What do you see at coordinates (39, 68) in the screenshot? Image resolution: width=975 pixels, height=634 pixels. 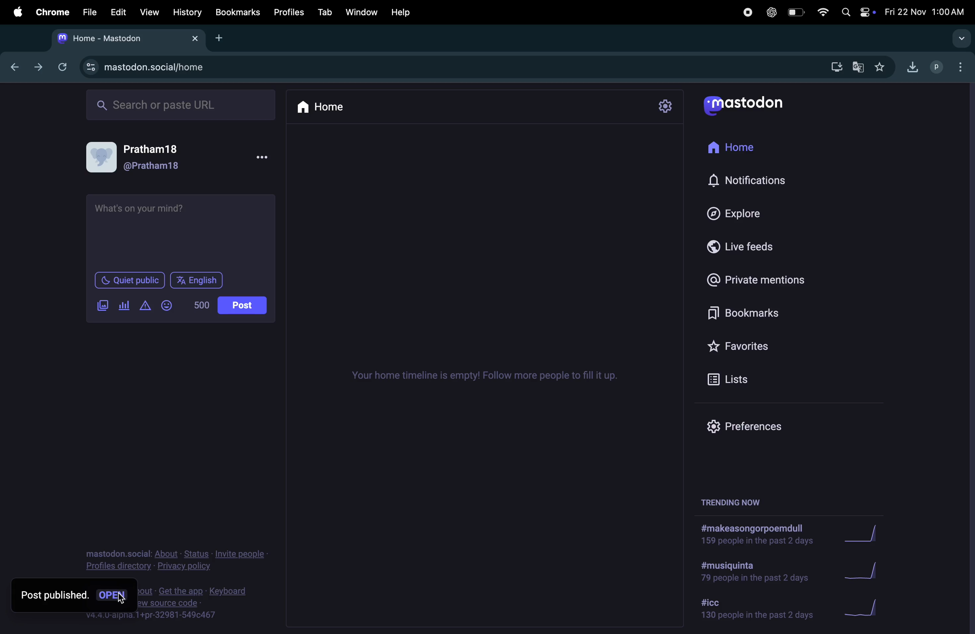 I see `forward` at bounding box center [39, 68].